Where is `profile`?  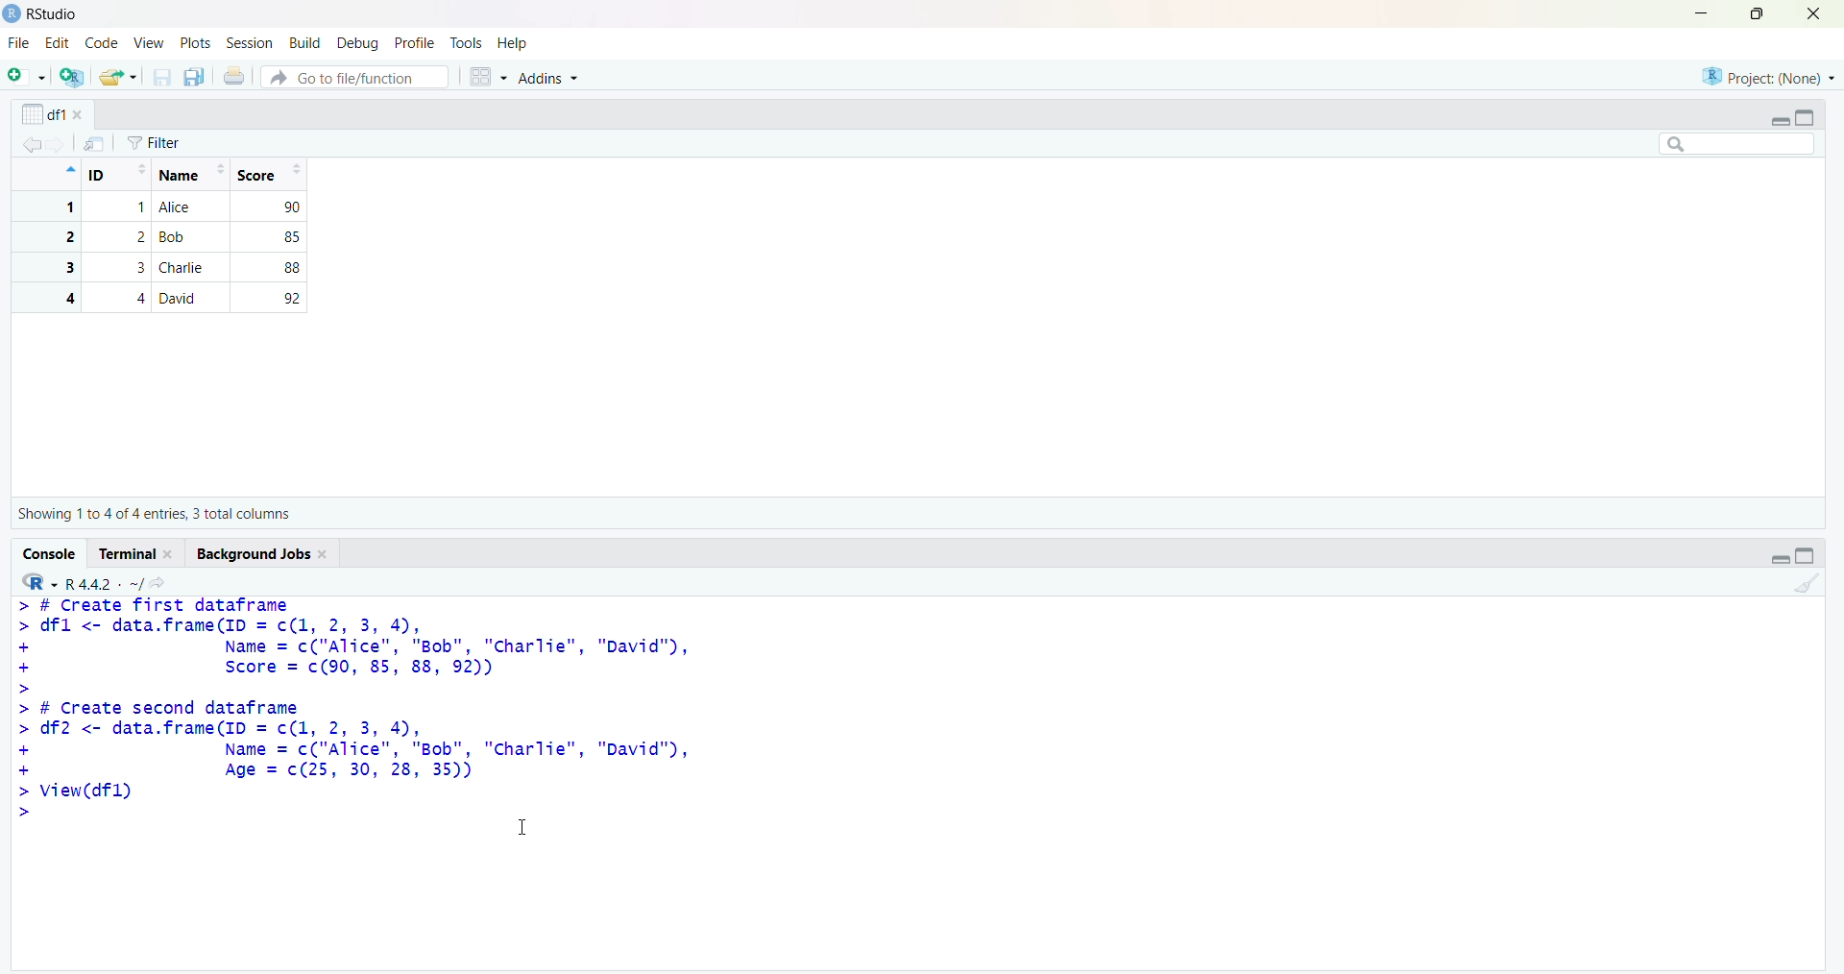
profile is located at coordinates (414, 43).